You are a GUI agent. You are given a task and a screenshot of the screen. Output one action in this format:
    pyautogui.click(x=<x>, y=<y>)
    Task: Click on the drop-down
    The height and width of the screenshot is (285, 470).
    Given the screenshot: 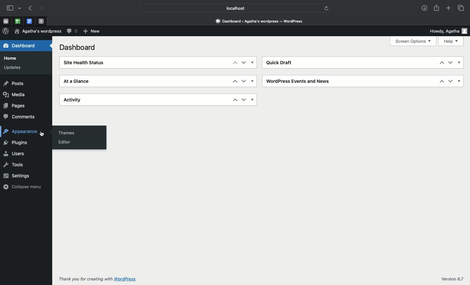 What is the action you would take?
    pyautogui.click(x=21, y=8)
    